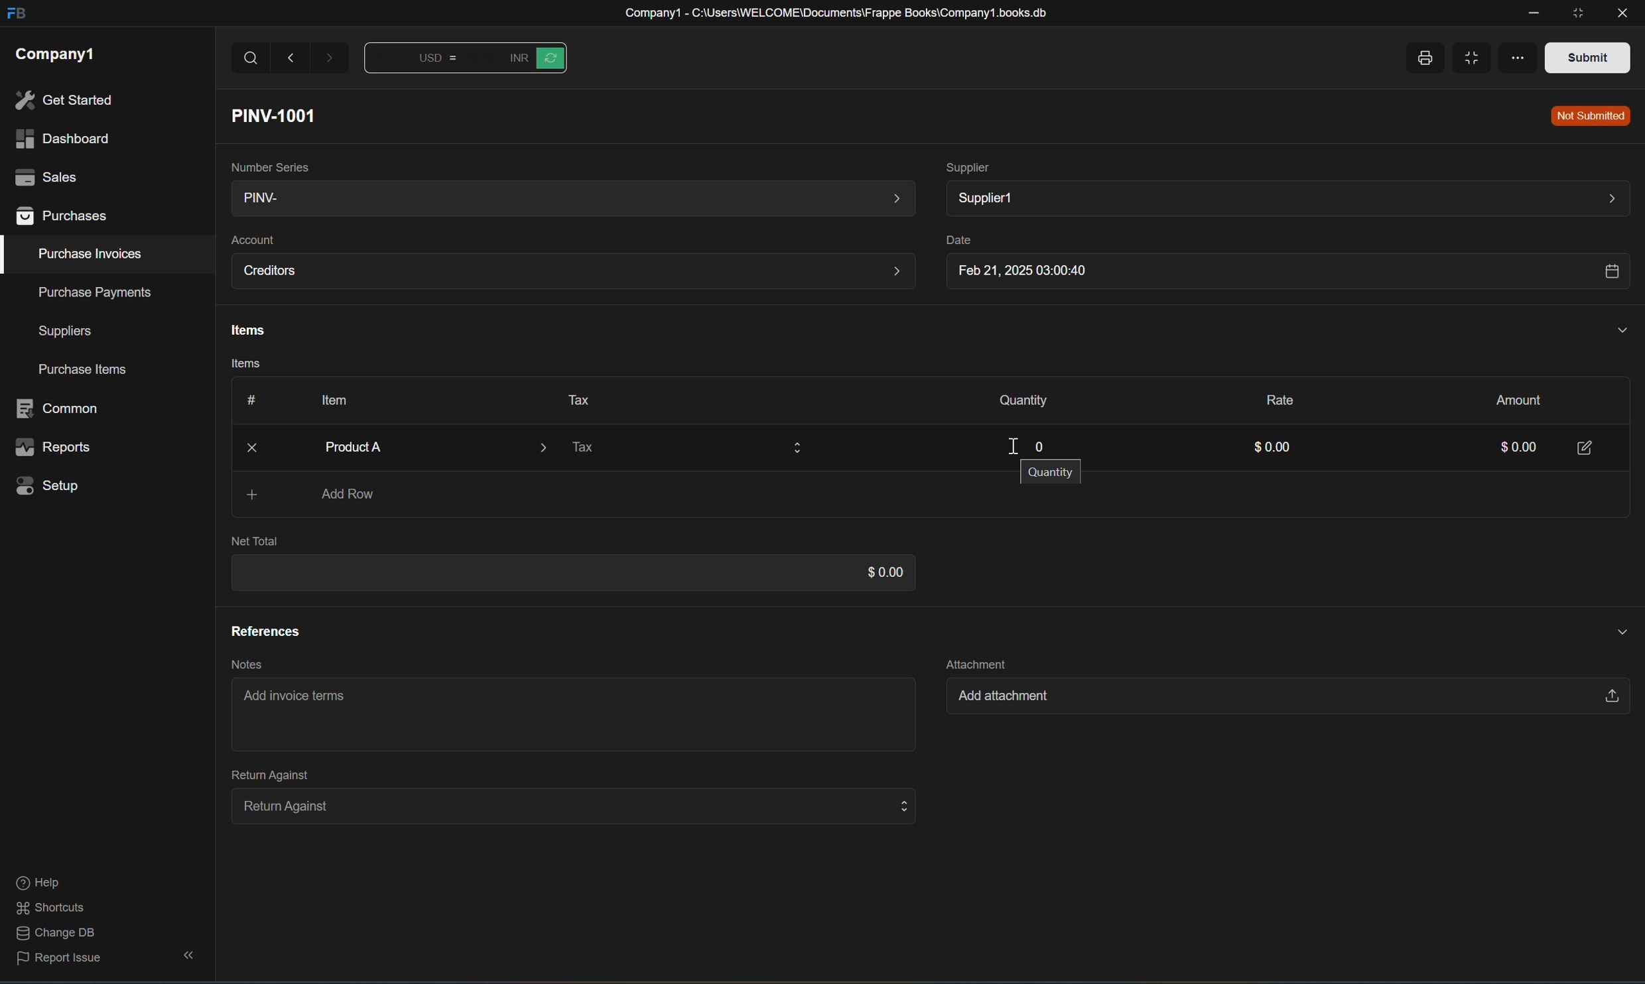 This screenshot has height=984, width=1645. What do you see at coordinates (265, 631) in the screenshot?
I see `References` at bounding box center [265, 631].